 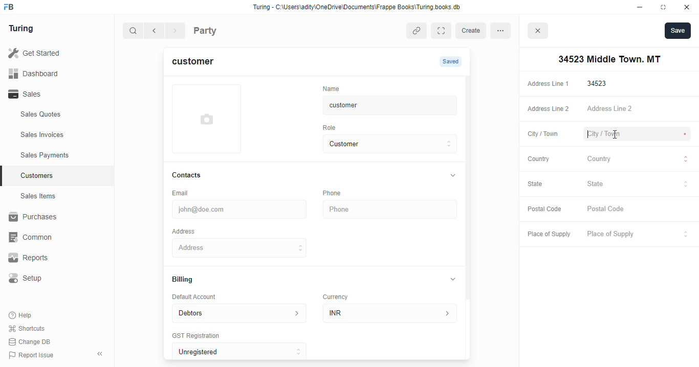 What do you see at coordinates (239, 312) in the screenshot?
I see `Debtors` at bounding box center [239, 312].